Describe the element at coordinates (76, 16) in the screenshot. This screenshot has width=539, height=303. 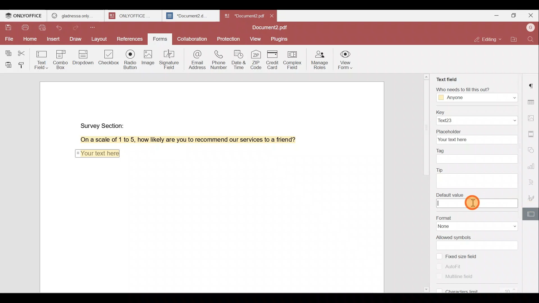
I see `gladness only` at that location.